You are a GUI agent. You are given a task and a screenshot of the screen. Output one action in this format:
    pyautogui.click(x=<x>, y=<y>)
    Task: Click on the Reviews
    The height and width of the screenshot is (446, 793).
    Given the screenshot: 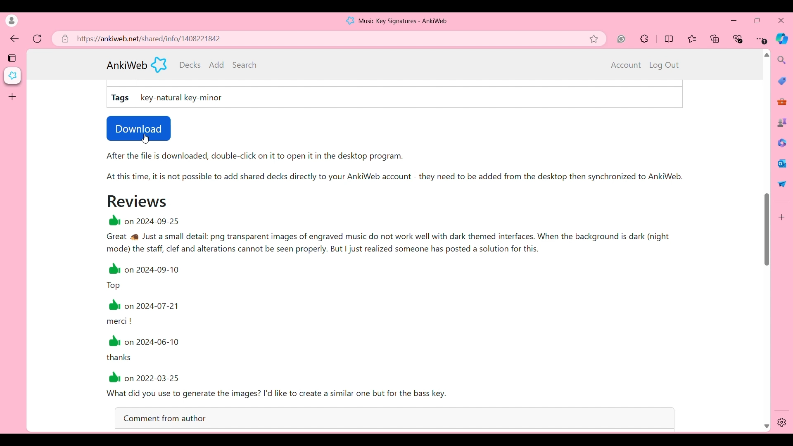 What is the action you would take?
    pyautogui.click(x=137, y=201)
    